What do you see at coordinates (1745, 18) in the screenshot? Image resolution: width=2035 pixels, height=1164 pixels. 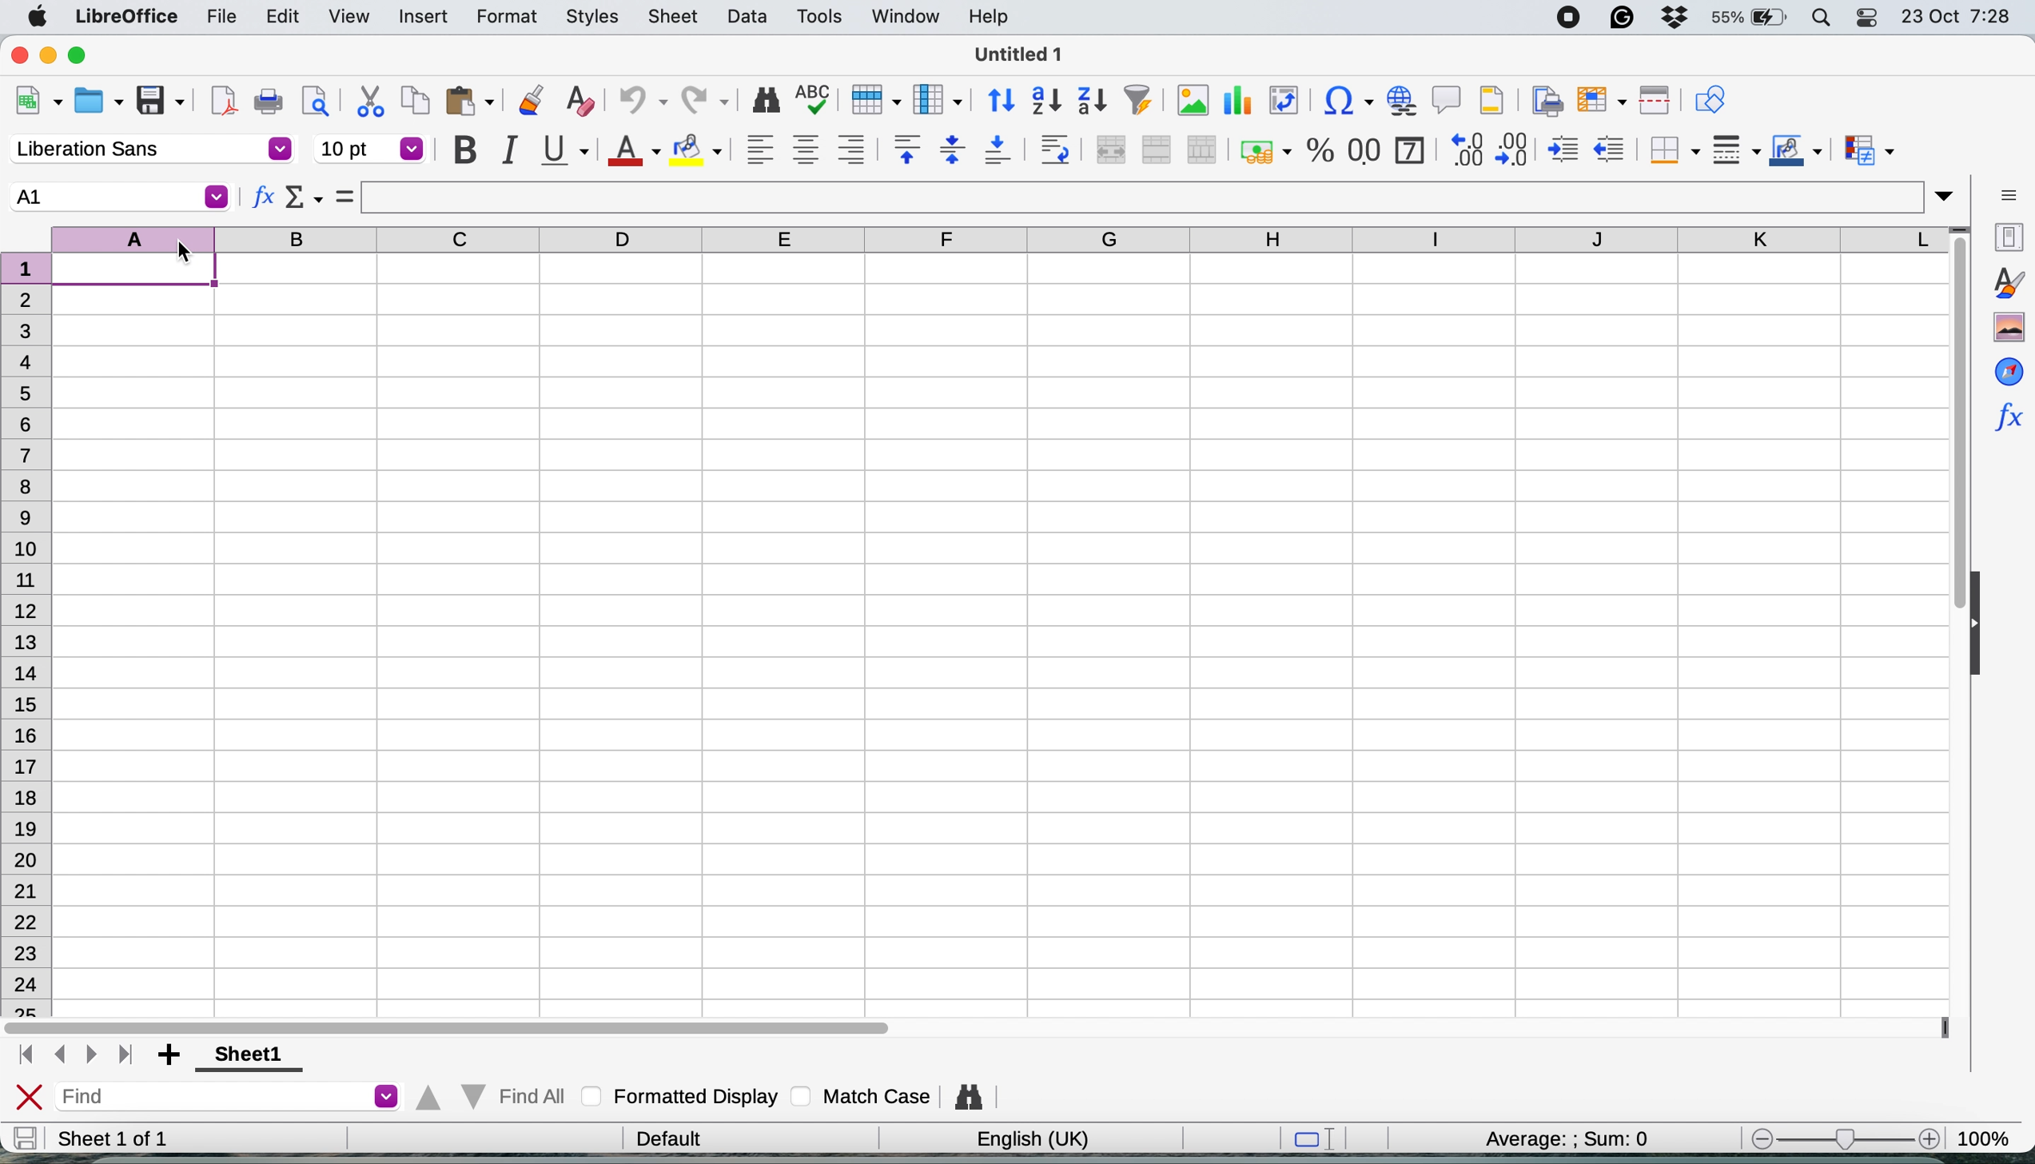 I see `battery` at bounding box center [1745, 18].